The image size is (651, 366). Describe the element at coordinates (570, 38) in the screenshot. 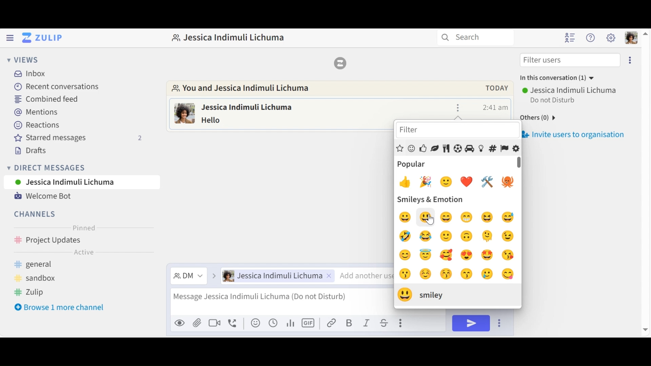

I see `Hide user list` at that location.